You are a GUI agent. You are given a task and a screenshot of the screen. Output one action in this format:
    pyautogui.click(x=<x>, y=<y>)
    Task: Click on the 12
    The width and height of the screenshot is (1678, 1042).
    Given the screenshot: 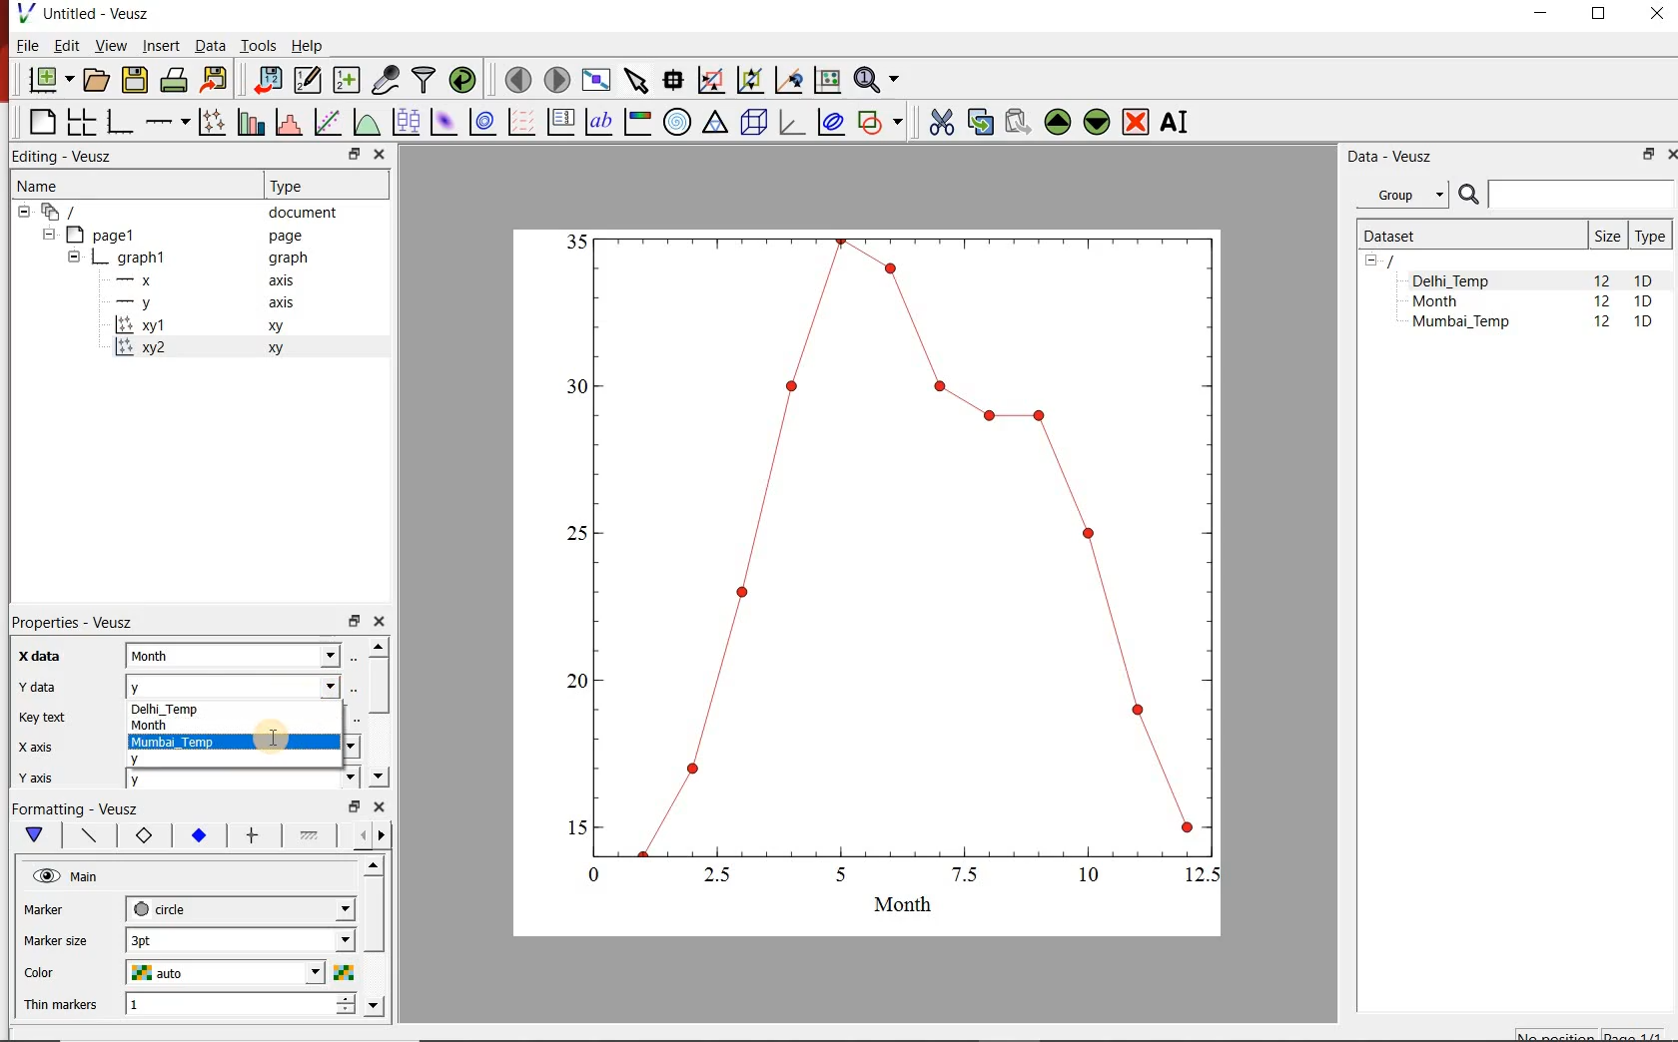 What is the action you would take?
    pyautogui.click(x=1601, y=279)
    